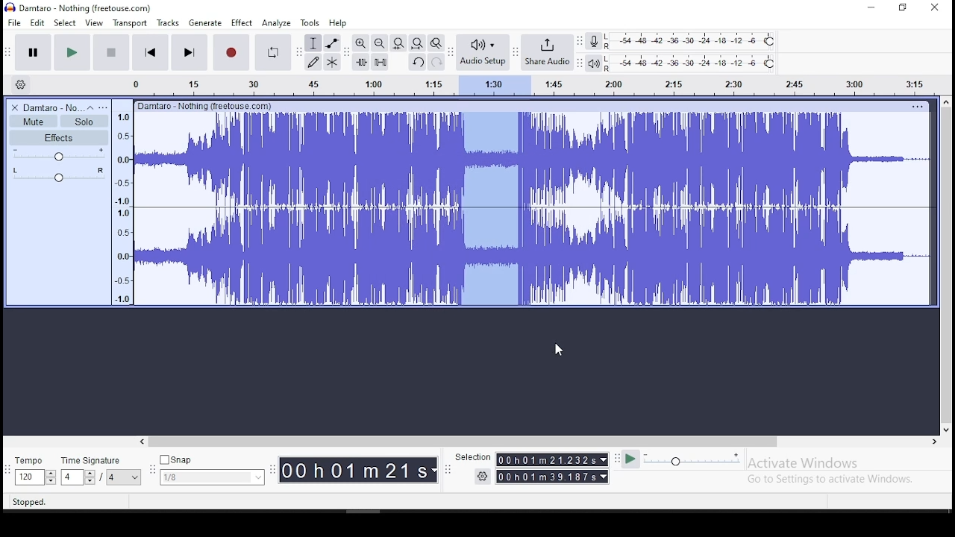 This screenshot has width=955, height=537. I want to click on , so click(122, 208).